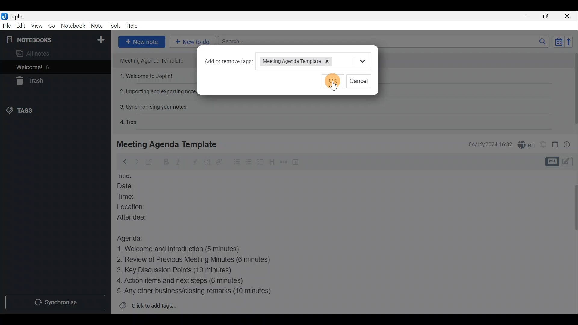  I want to click on Insert time, so click(297, 163).